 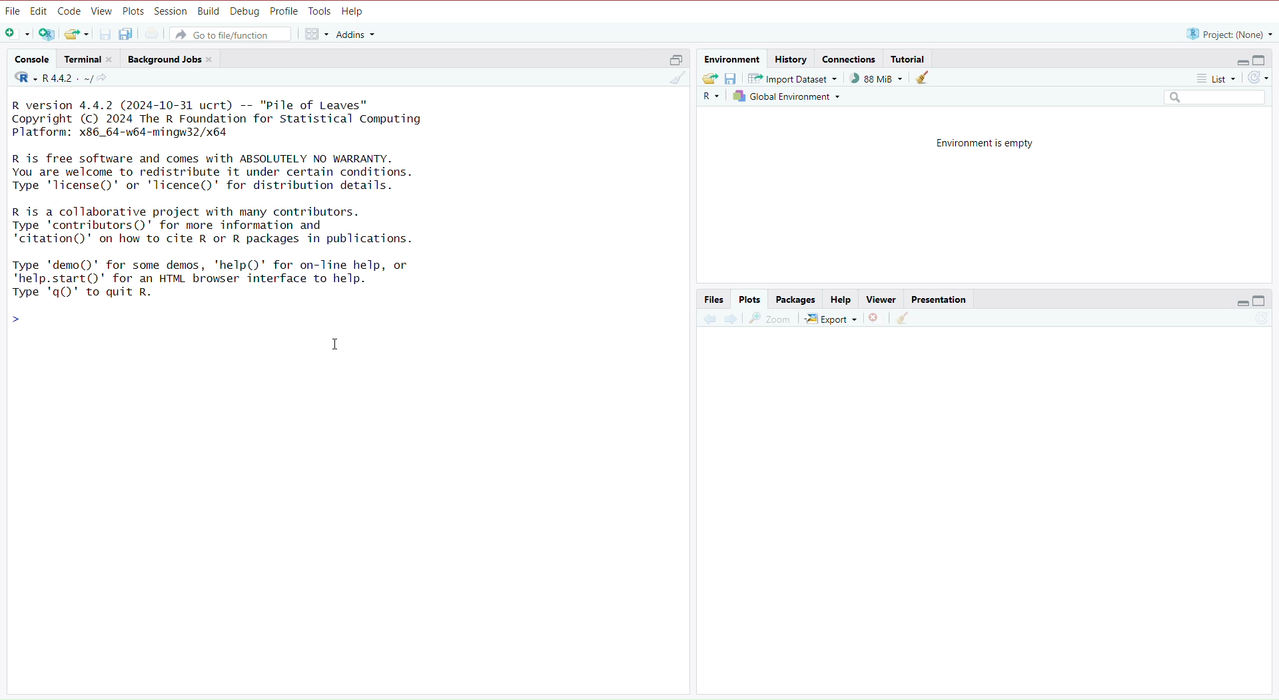 What do you see at coordinates (797, 78) in the screenshot?
I see `import dataset` at bounding box center [797, 78].